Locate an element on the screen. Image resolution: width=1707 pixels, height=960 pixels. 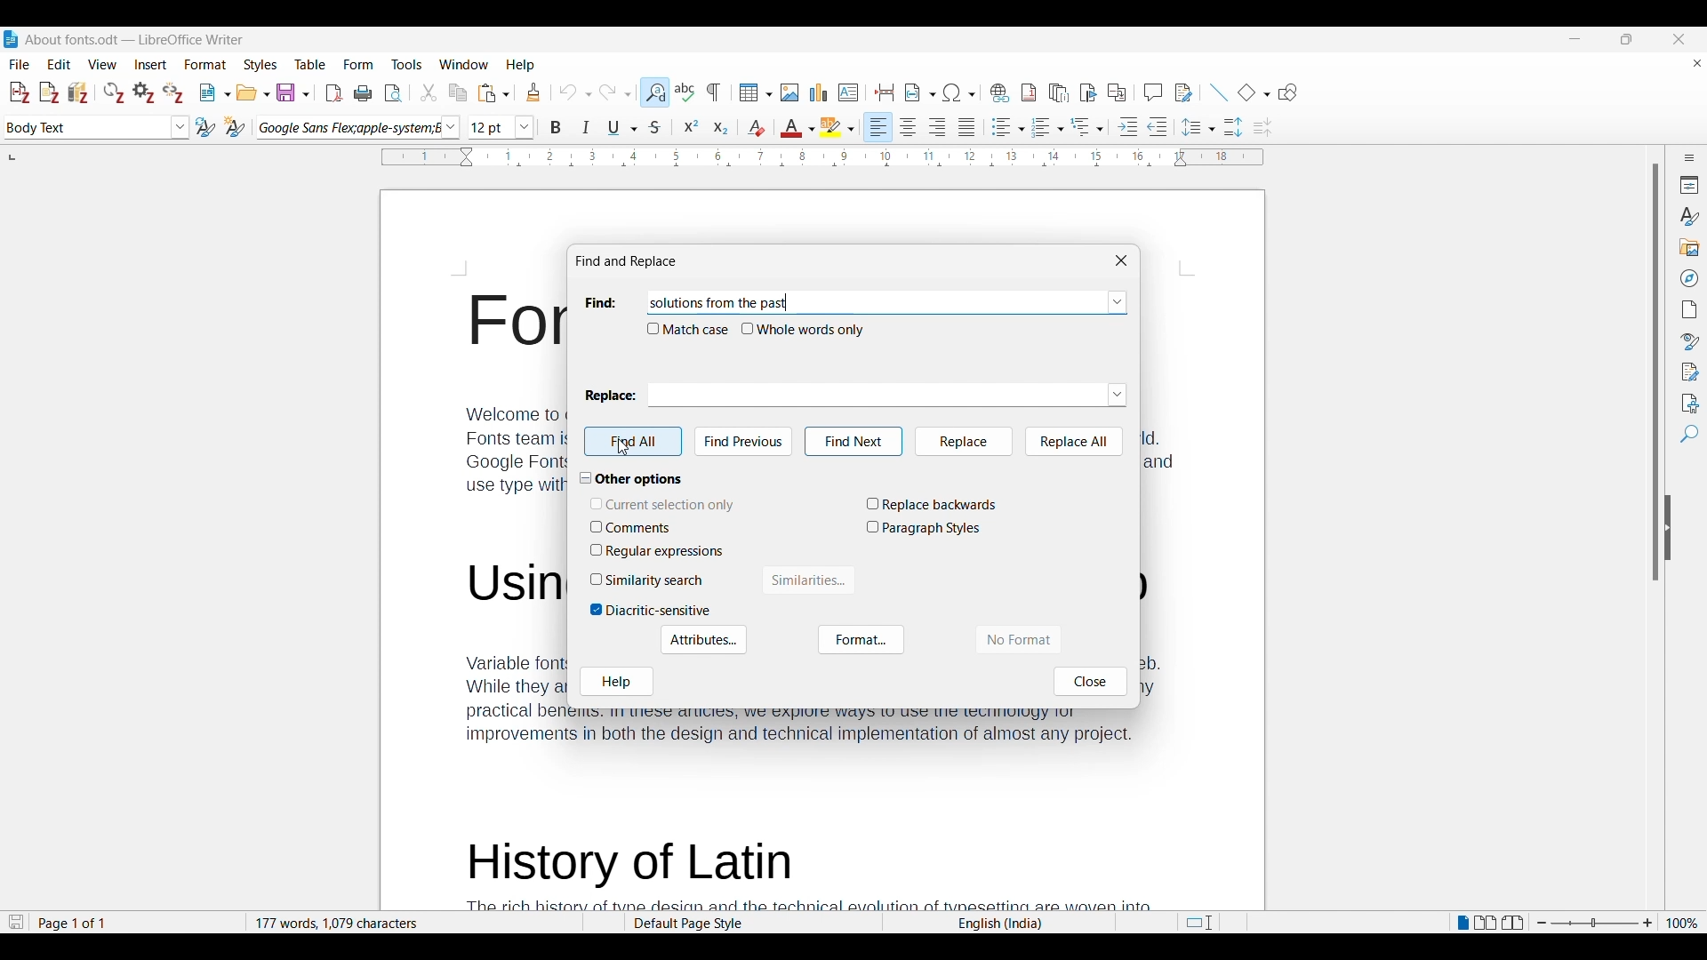
File menu is located at coordinates (20, 64).